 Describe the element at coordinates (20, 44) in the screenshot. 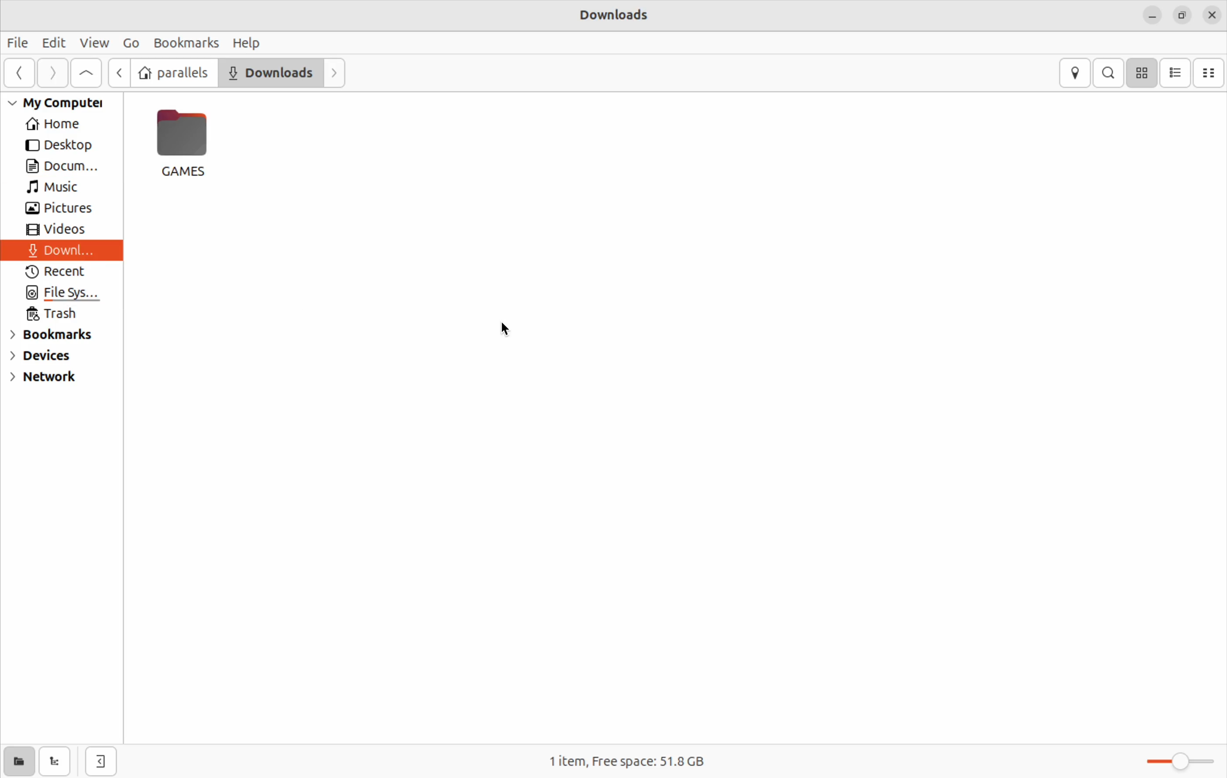

I see `file` at that location.